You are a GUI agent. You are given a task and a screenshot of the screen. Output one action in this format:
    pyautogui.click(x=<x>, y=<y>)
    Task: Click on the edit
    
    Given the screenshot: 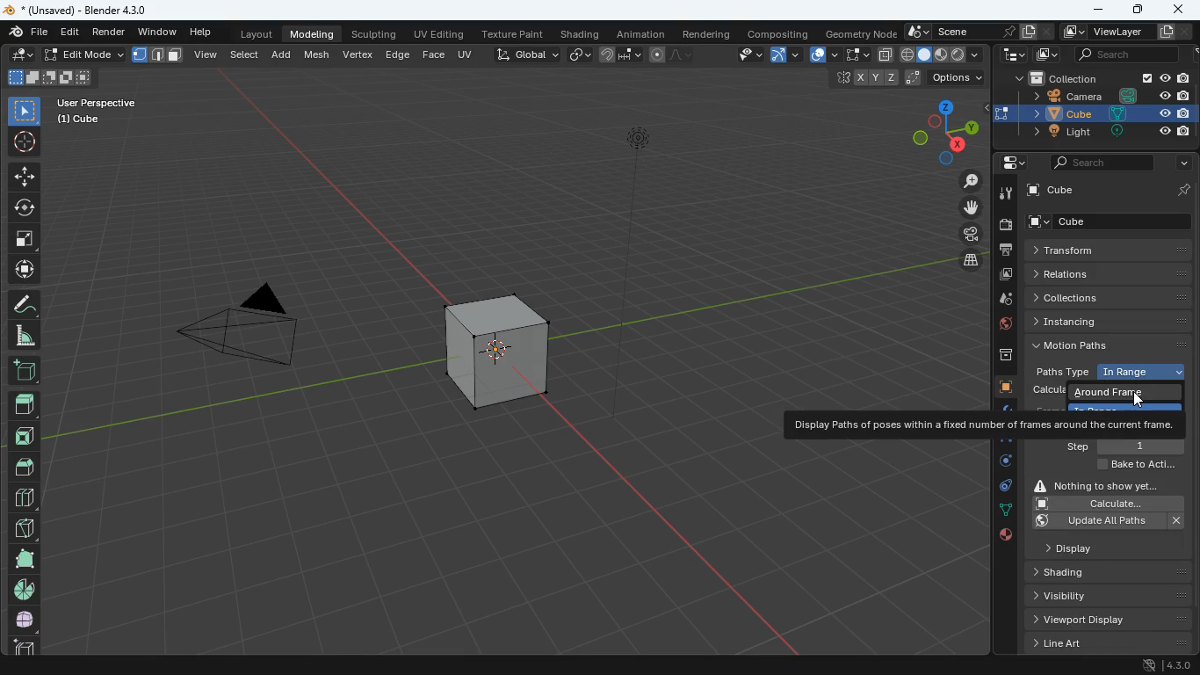 What is the action you would take?
    pyautogui.click(x=69, y=33)
    